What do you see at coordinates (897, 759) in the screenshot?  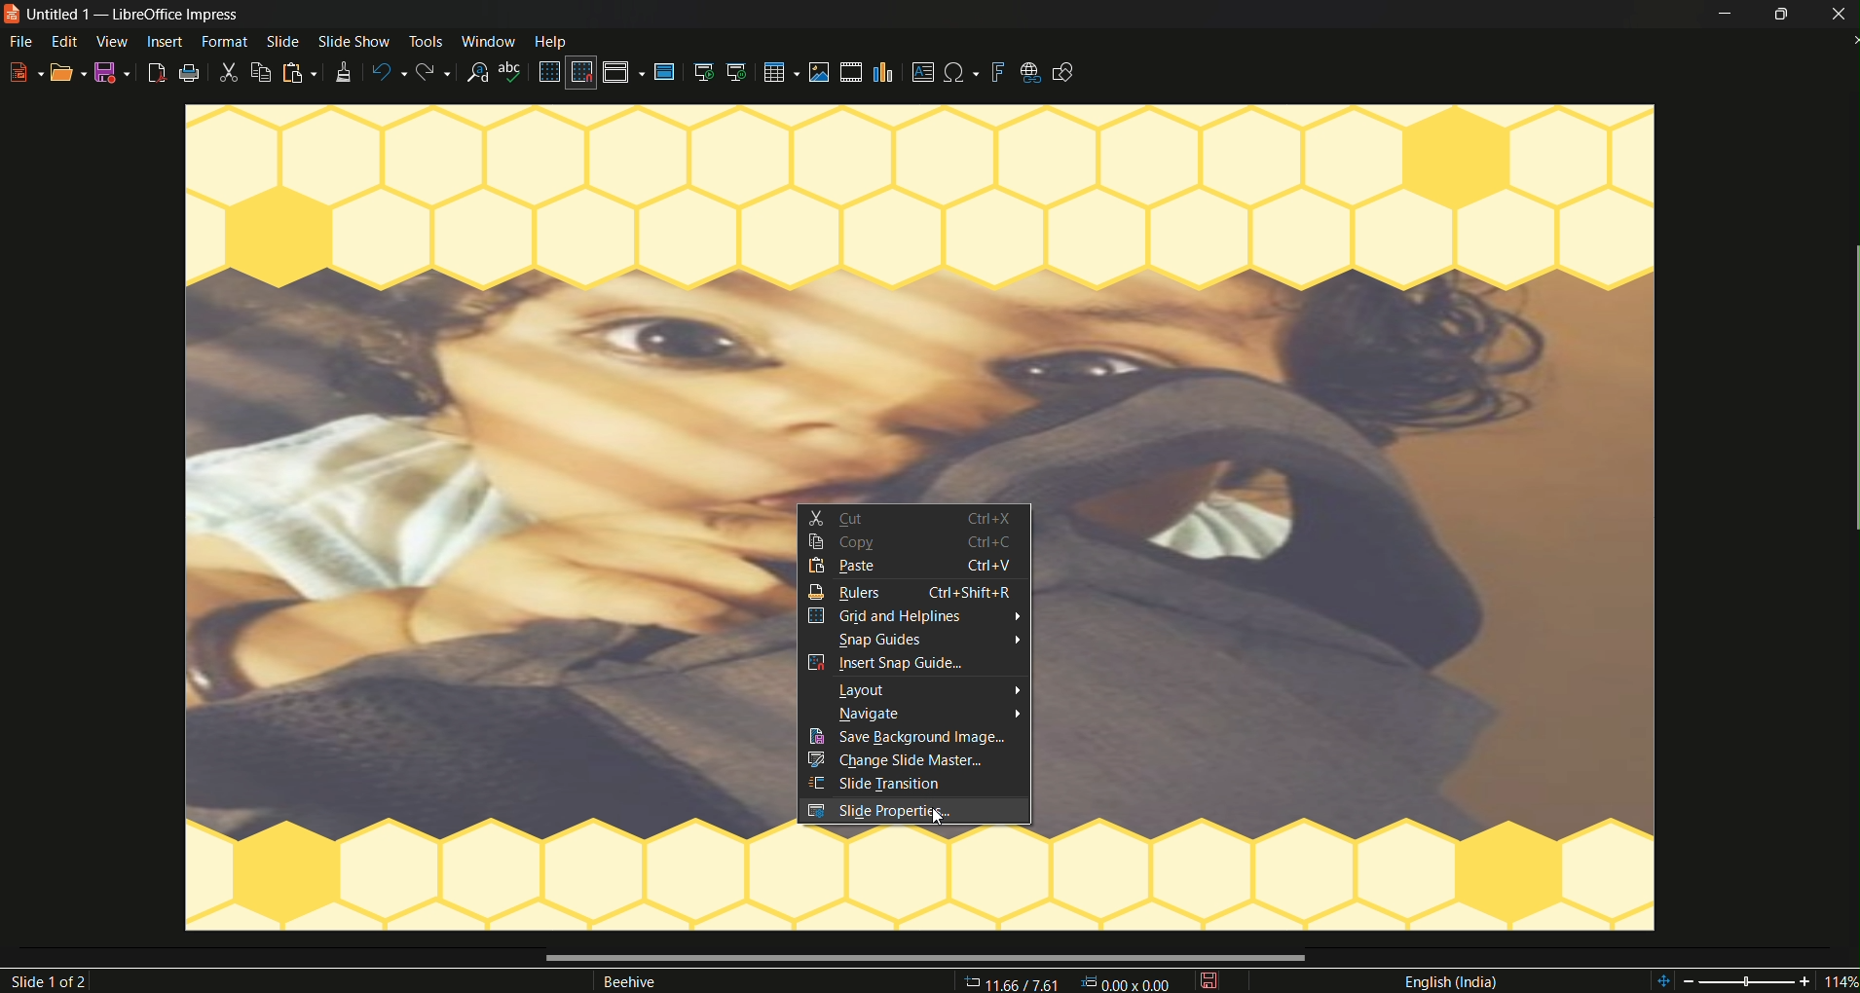 I see `change slide master` at bounding box center [897, 759].